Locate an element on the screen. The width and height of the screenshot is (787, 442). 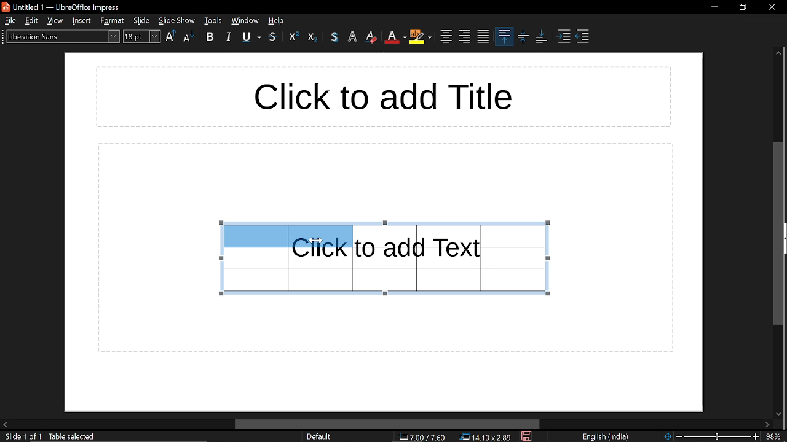
help is located at coordinates (278, 20).